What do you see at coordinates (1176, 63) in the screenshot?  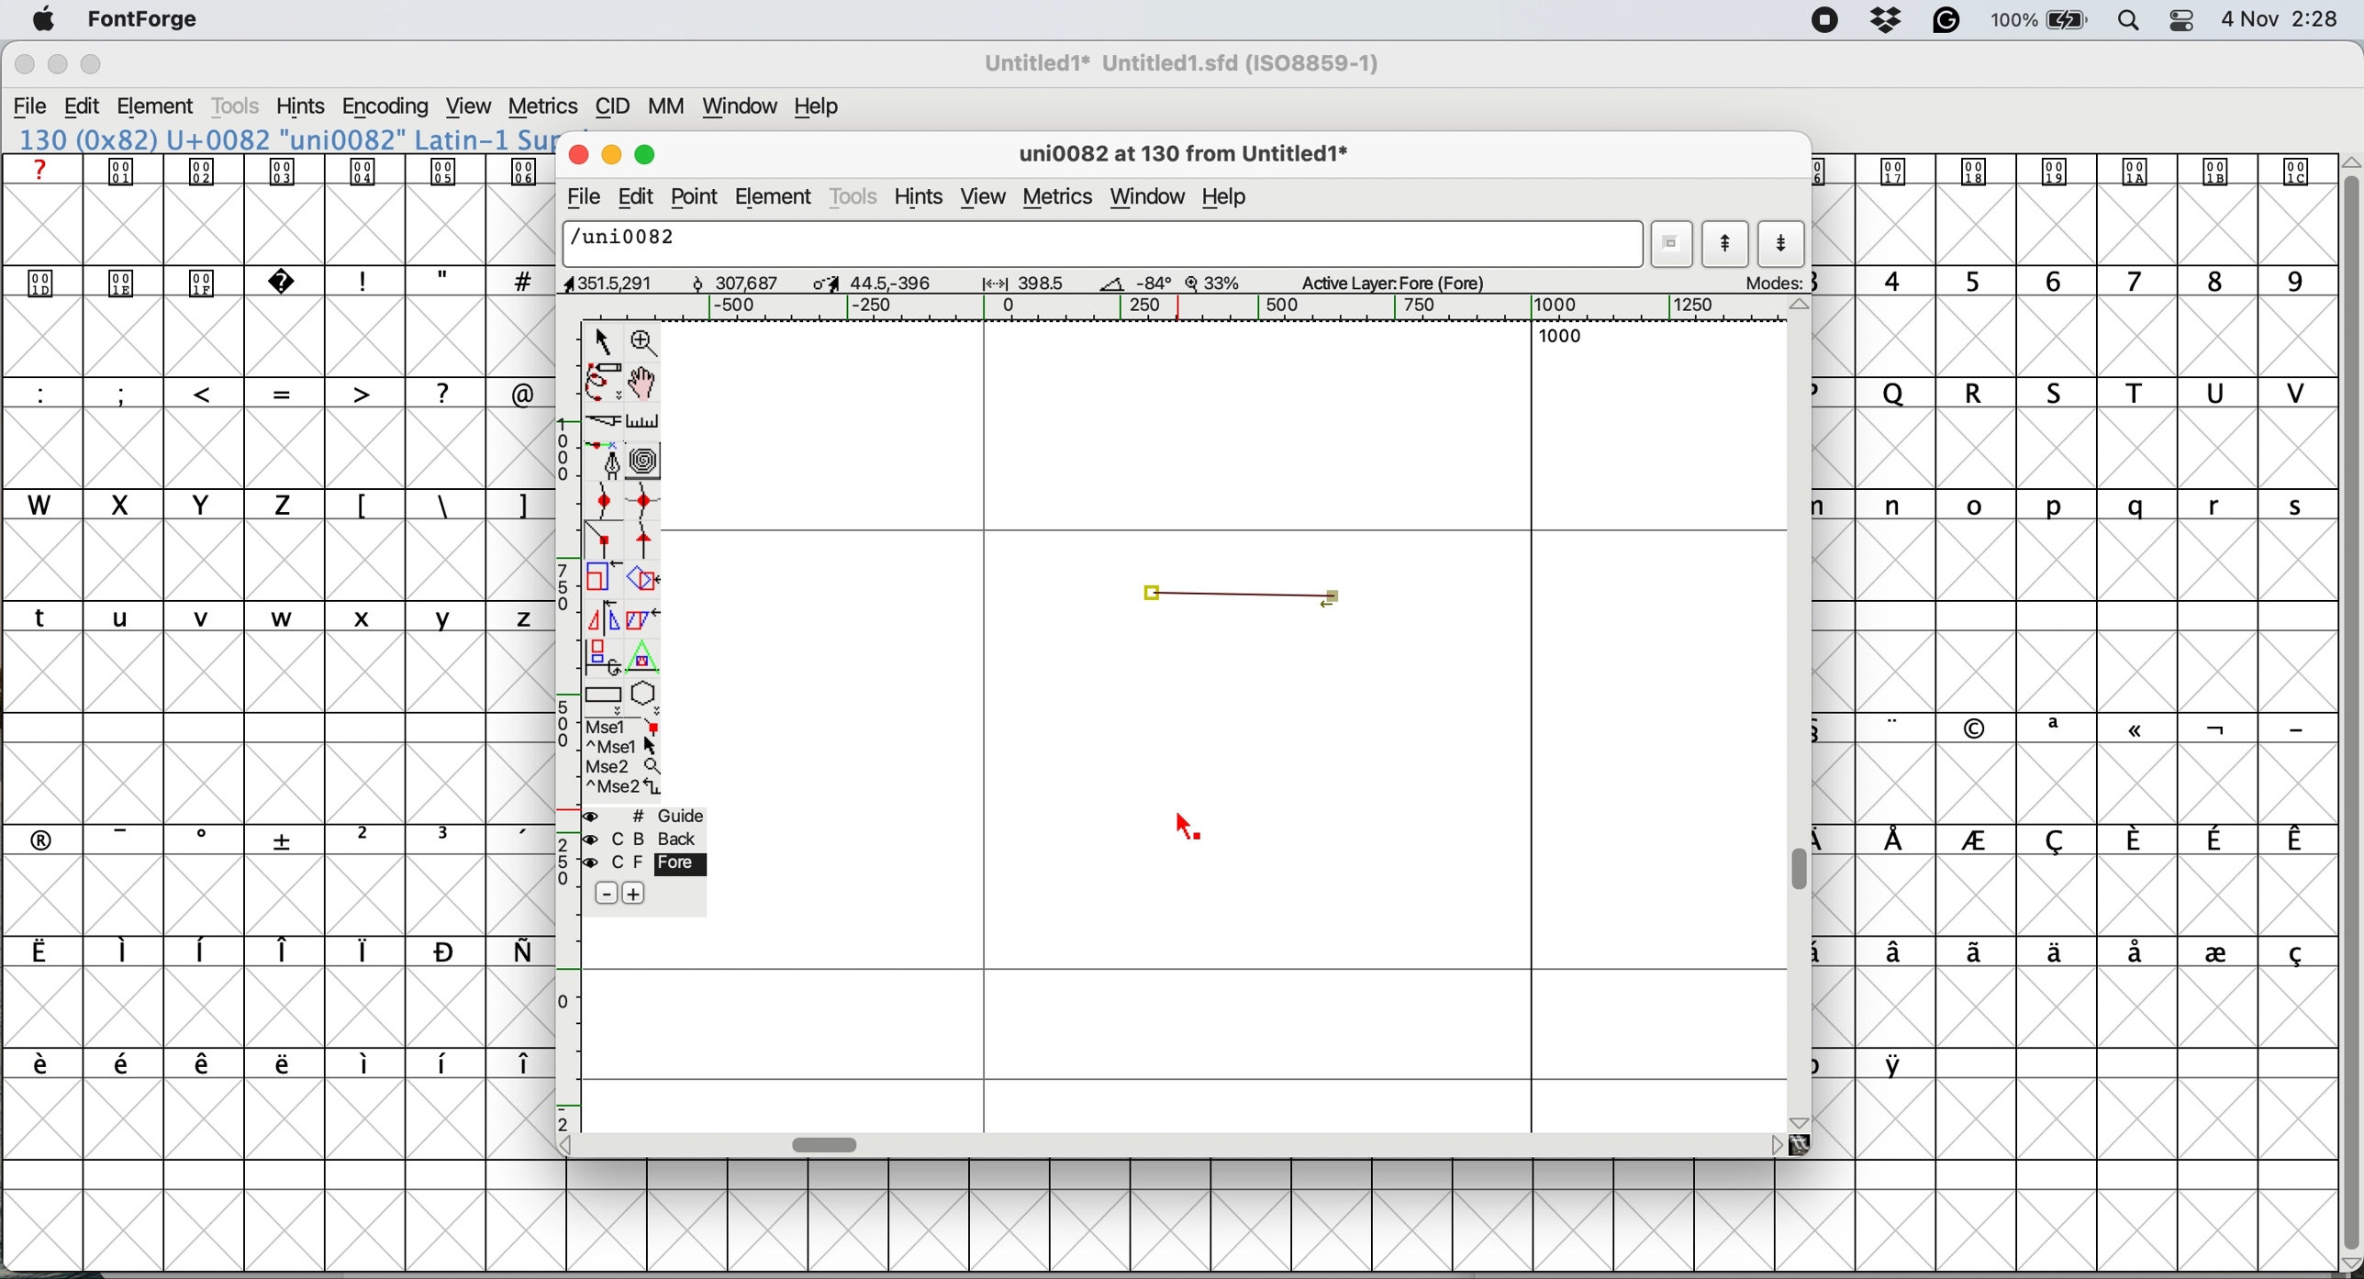 I see `File name` at bounding box center [1176, 63].